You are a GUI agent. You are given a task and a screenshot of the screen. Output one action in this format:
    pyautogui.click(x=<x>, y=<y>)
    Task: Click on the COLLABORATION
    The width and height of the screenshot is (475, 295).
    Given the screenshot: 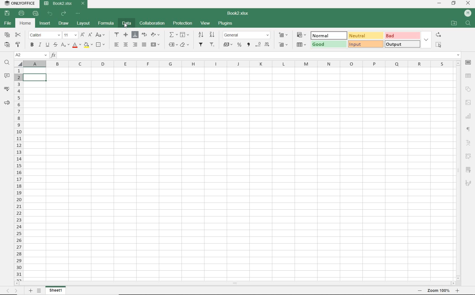 What is the action you would take?
    pyautogui.click(x=152, y=23)
    